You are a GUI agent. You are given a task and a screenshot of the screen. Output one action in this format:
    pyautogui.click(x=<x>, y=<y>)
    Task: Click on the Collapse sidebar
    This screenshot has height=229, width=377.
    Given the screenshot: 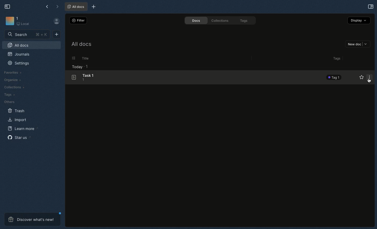 What is the action you would take?
    pyautogui.click(x=6, y=6)
    